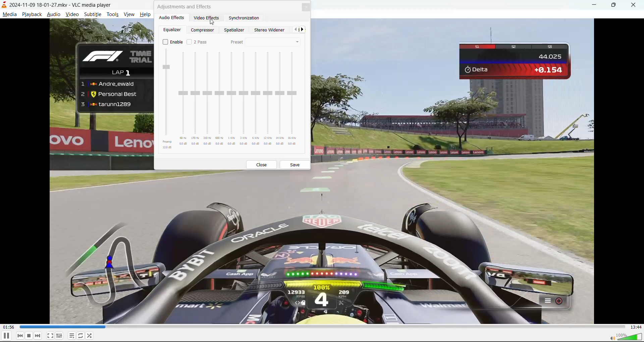 This screenshot has height=342, width=644. I want to click on equalizer, so click(173, 31).